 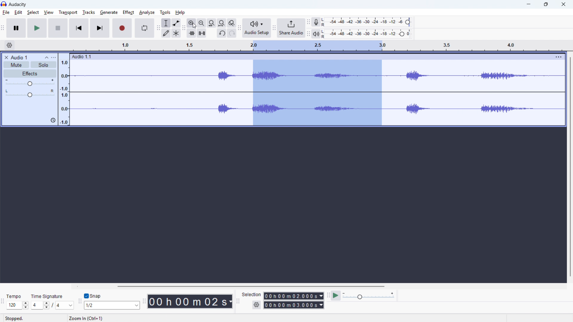 What do you see at coordinates (16, 64) in the screenshot?
I see `Mute` at bounding box center [16, 64].